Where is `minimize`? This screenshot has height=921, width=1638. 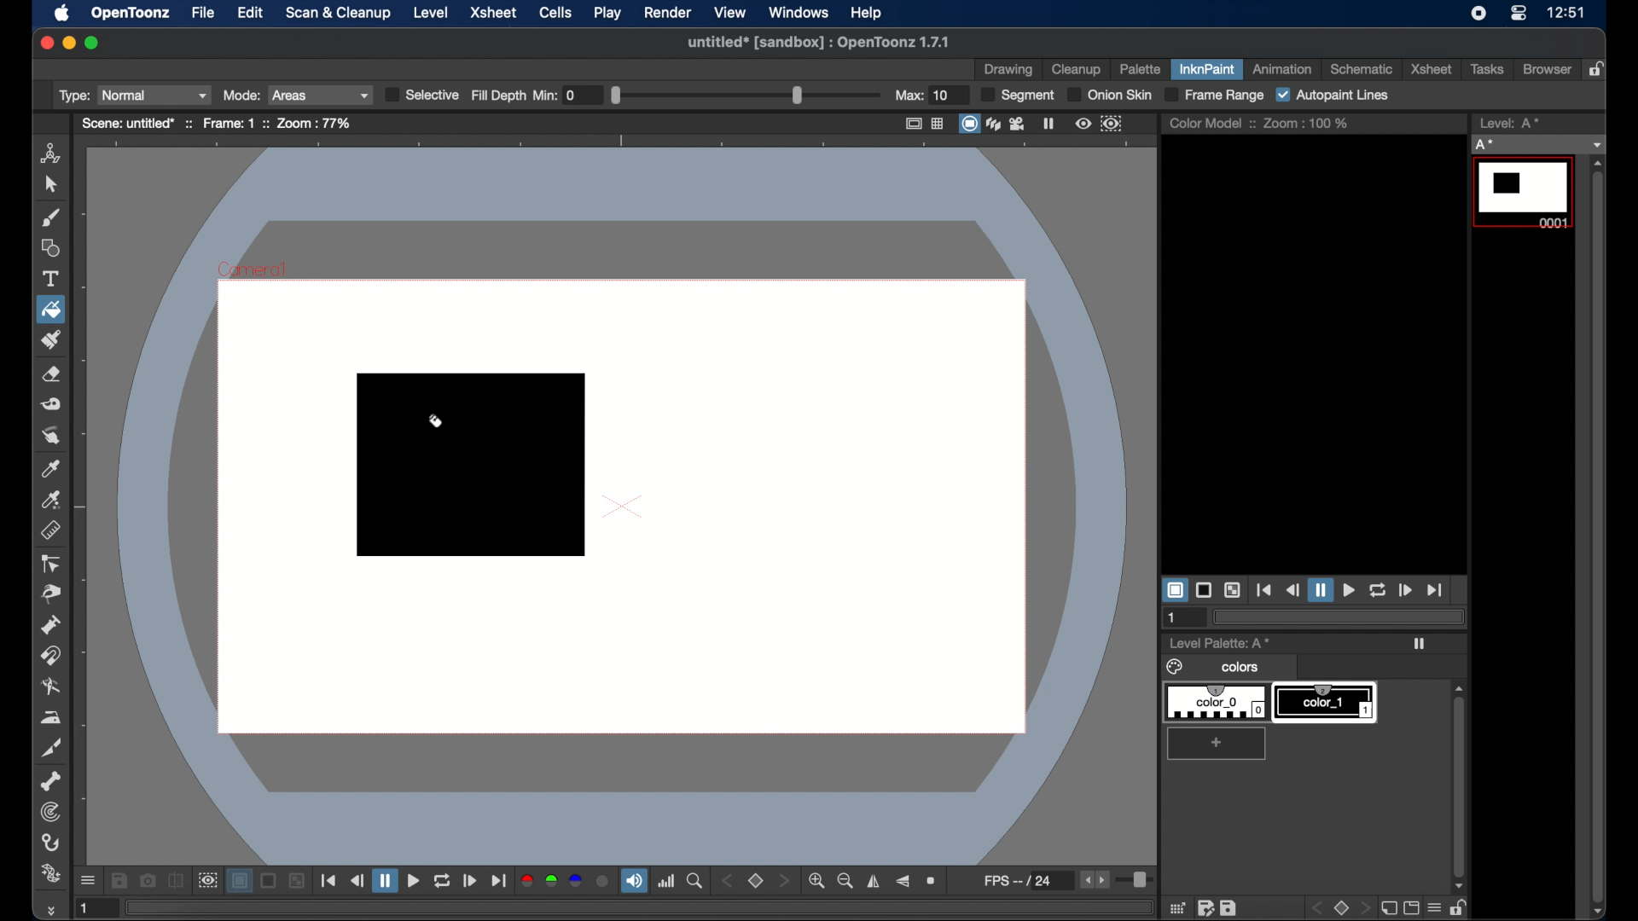
minimize is located at coordinates (68, 43).